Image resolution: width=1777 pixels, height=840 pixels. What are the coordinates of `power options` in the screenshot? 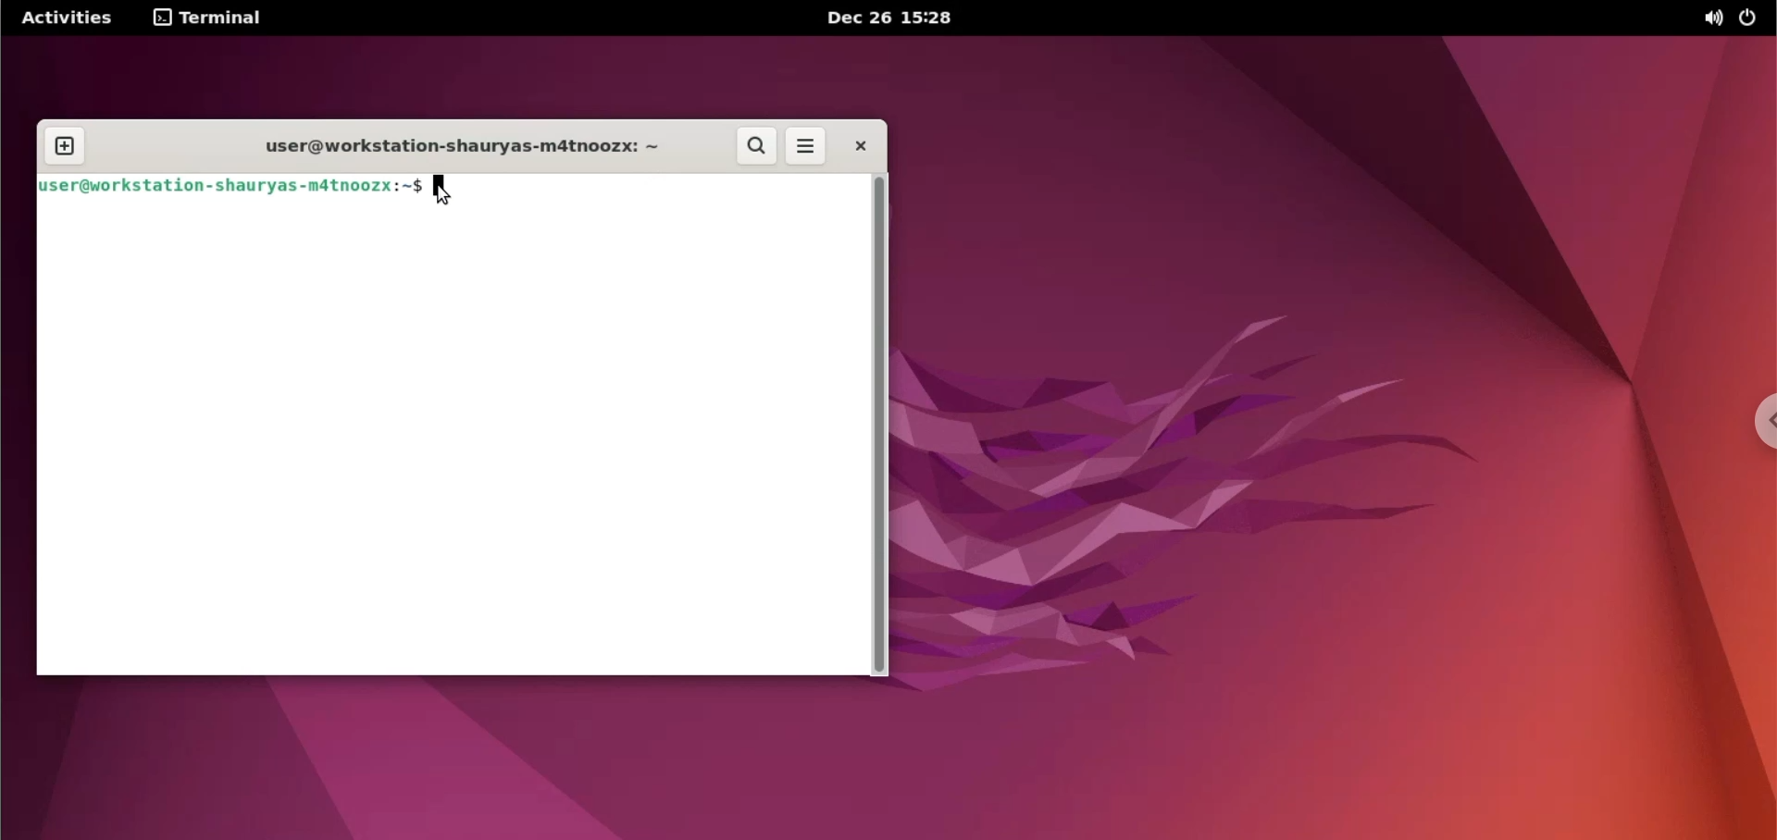 It's located at (1756, 18).